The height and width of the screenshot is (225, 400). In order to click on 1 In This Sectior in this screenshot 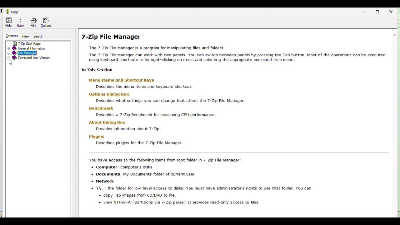, I will do `click(98, 70)`.